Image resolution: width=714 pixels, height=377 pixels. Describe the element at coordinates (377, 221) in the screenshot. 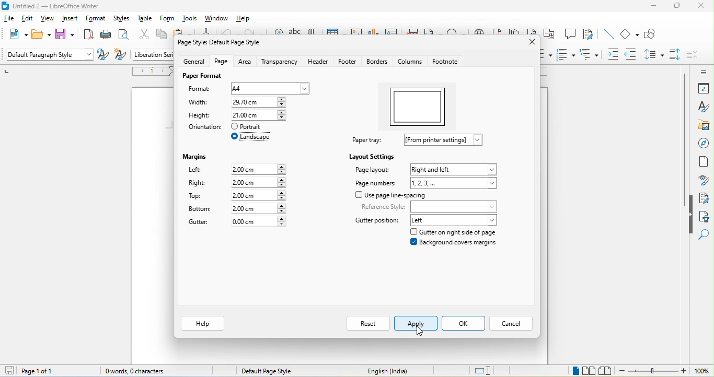

I see `gutter position` at that location.